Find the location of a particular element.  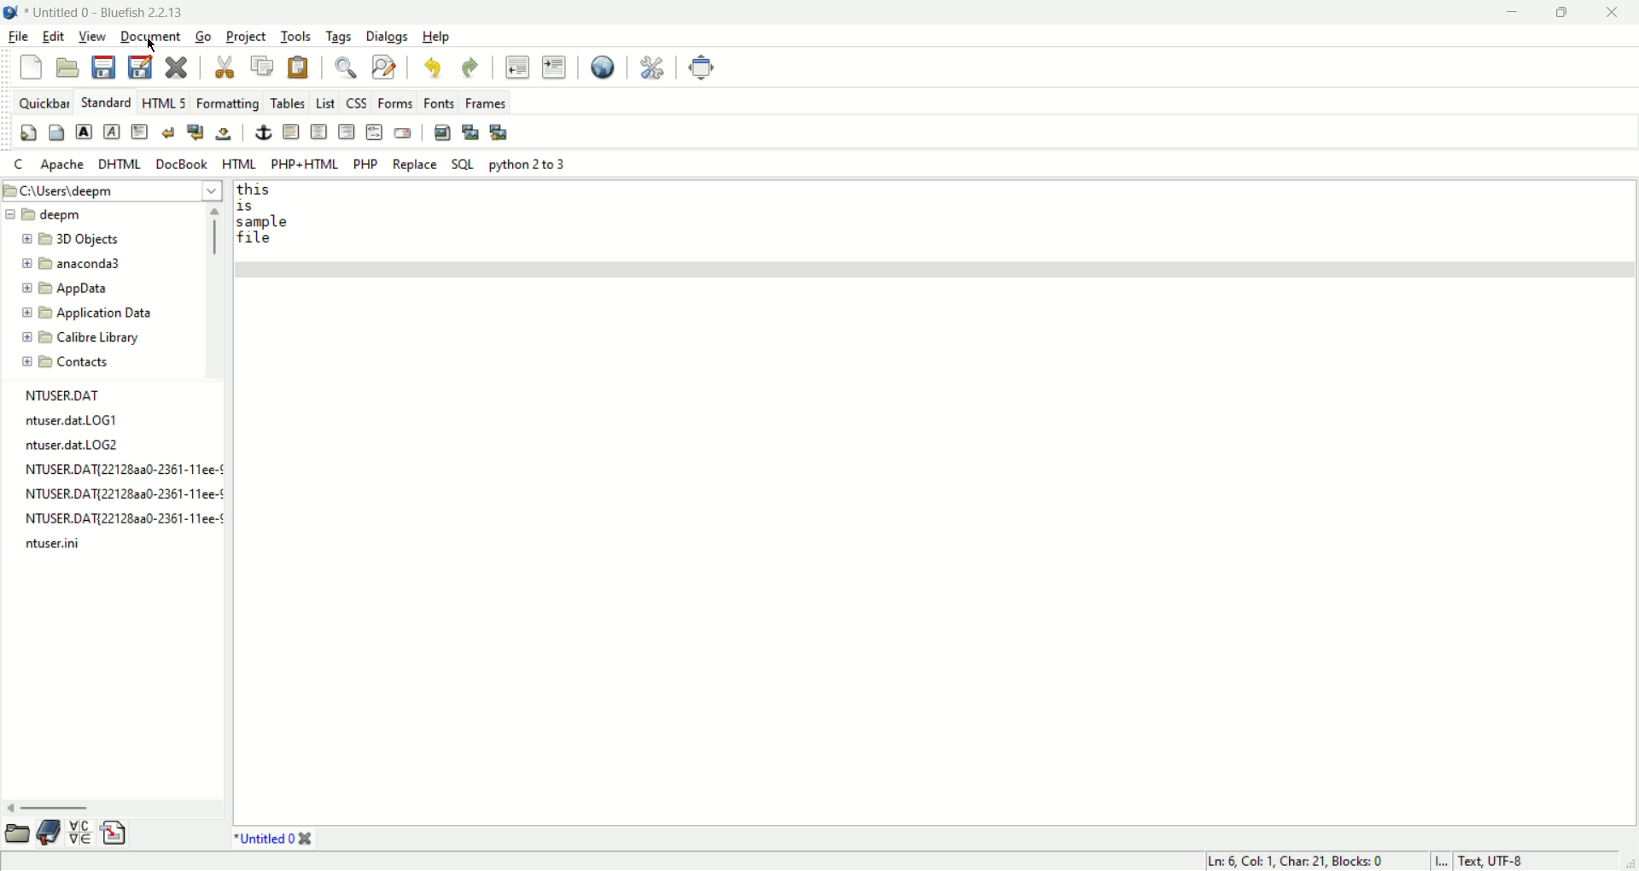

PHP is located at coordinates (365, 166).